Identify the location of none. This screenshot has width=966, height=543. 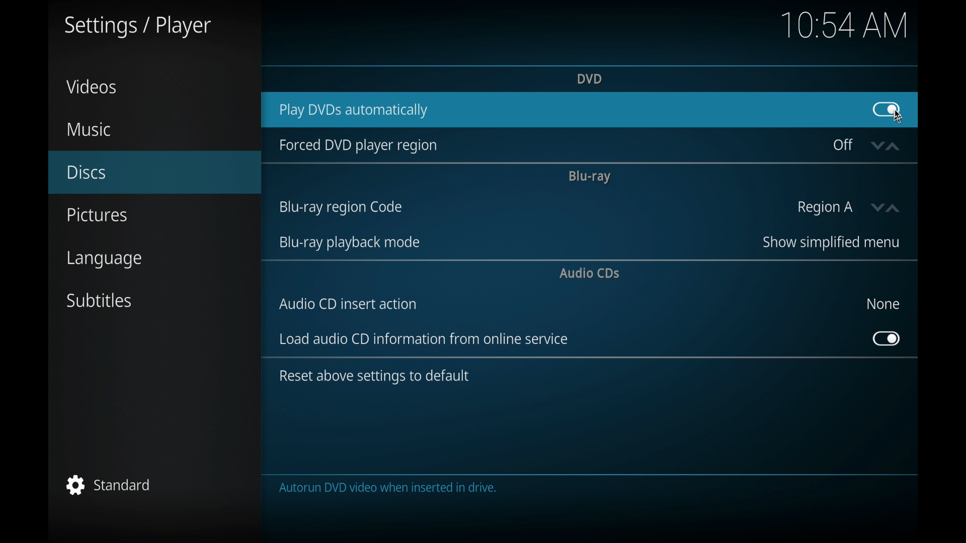
(882, 304).